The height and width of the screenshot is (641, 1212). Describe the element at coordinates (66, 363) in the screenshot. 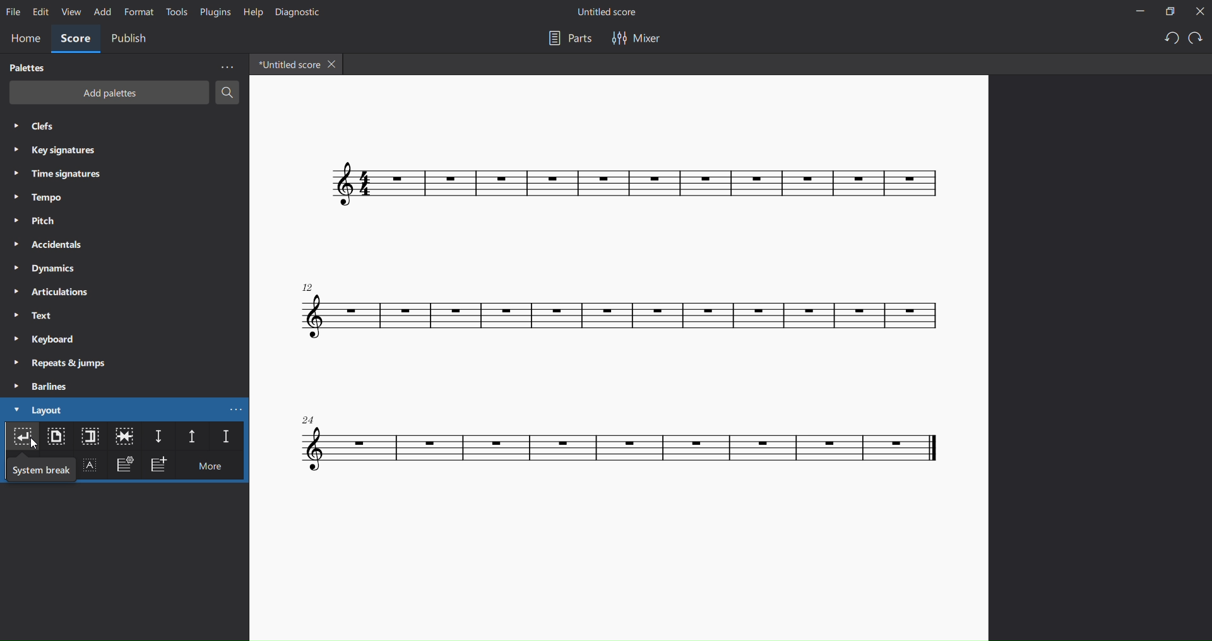

I see `repeats and jumps` at that location.